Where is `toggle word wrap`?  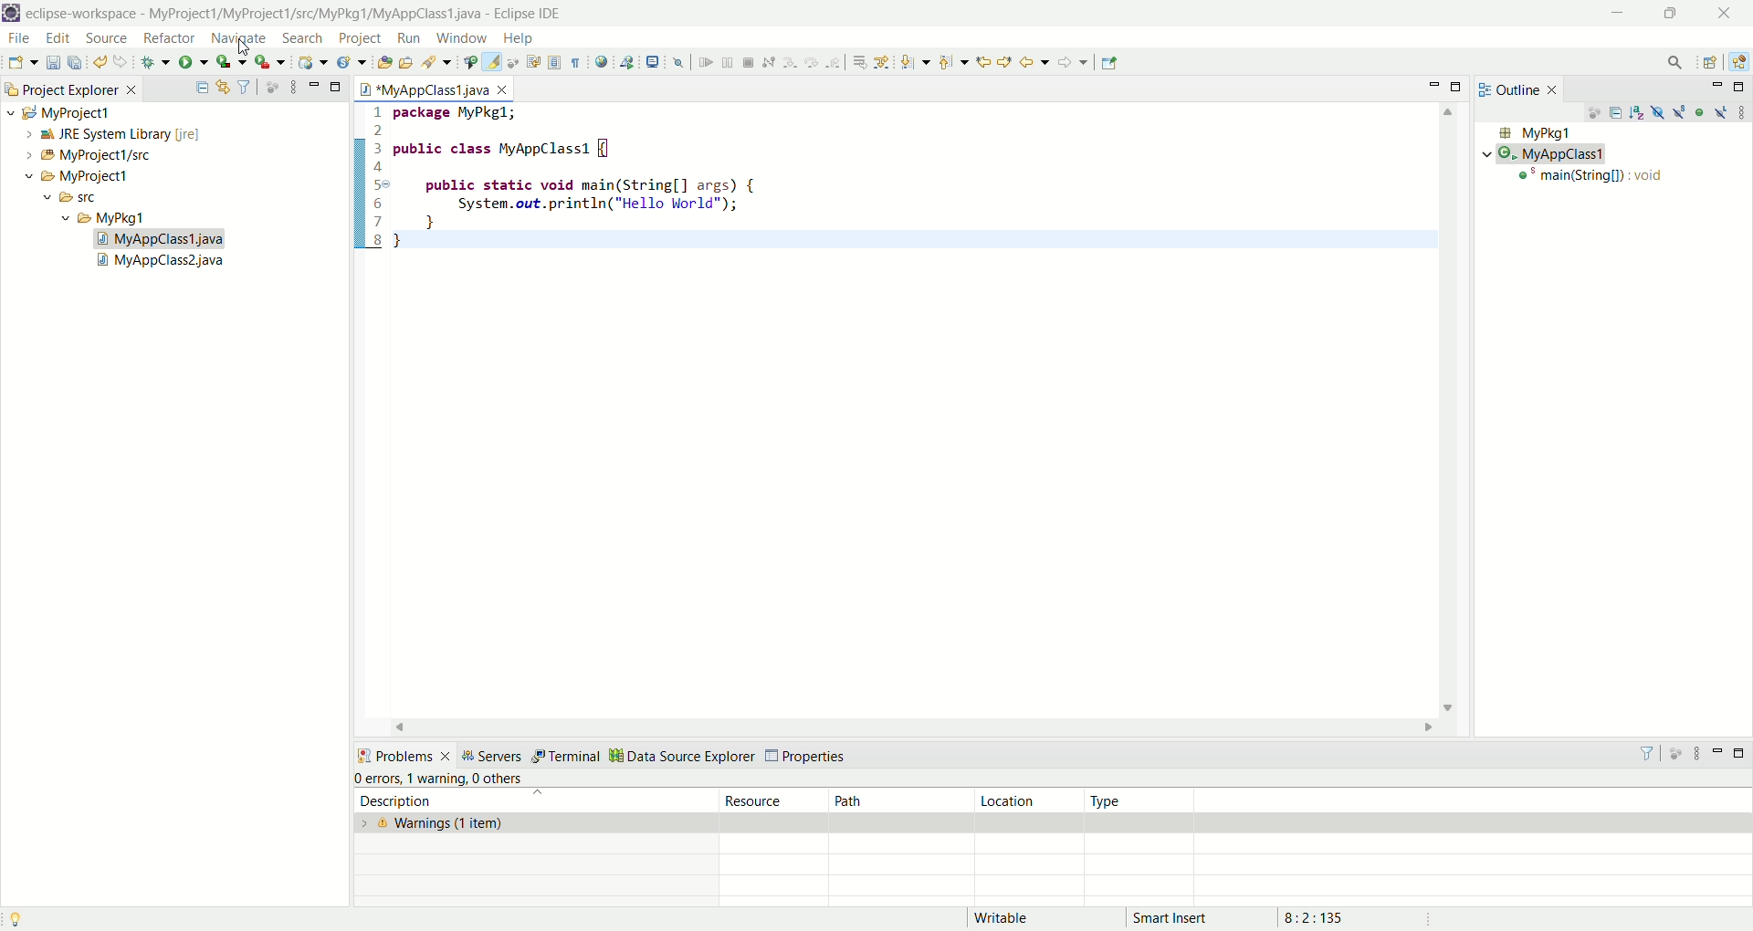
toggle word wrap is located at coordinates (541, 61).